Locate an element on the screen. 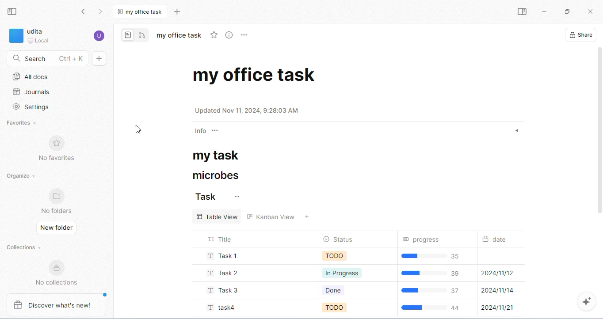  discover what's new is located at coordinates (59, 304).